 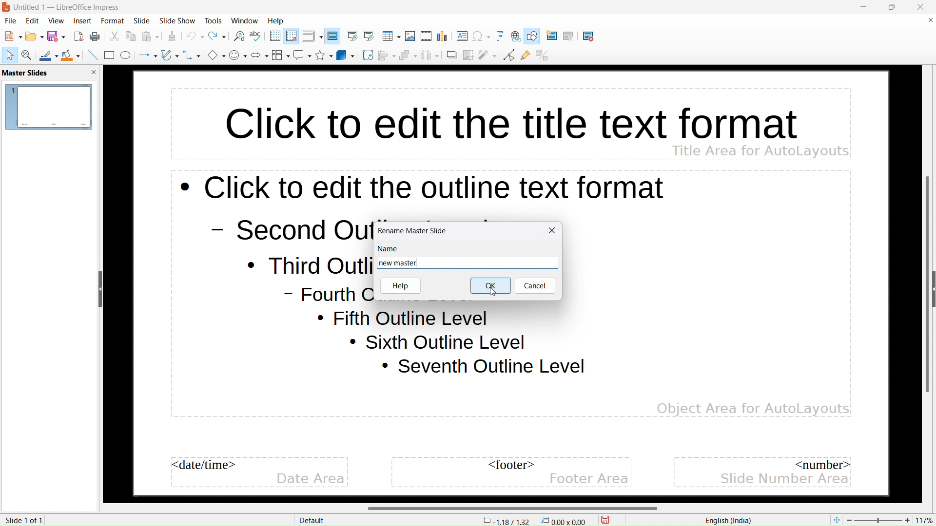 I want to click on save, so click(x=96, y=37).